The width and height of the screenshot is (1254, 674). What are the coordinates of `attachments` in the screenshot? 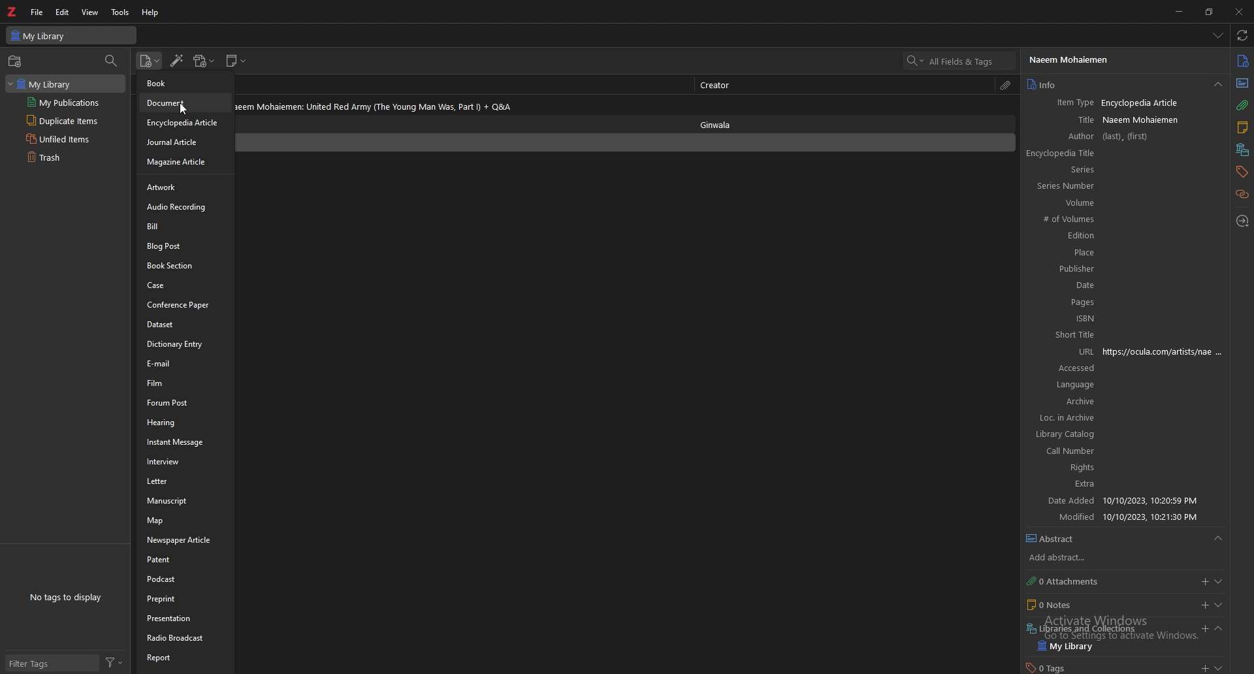 It's located at (1007, 85).